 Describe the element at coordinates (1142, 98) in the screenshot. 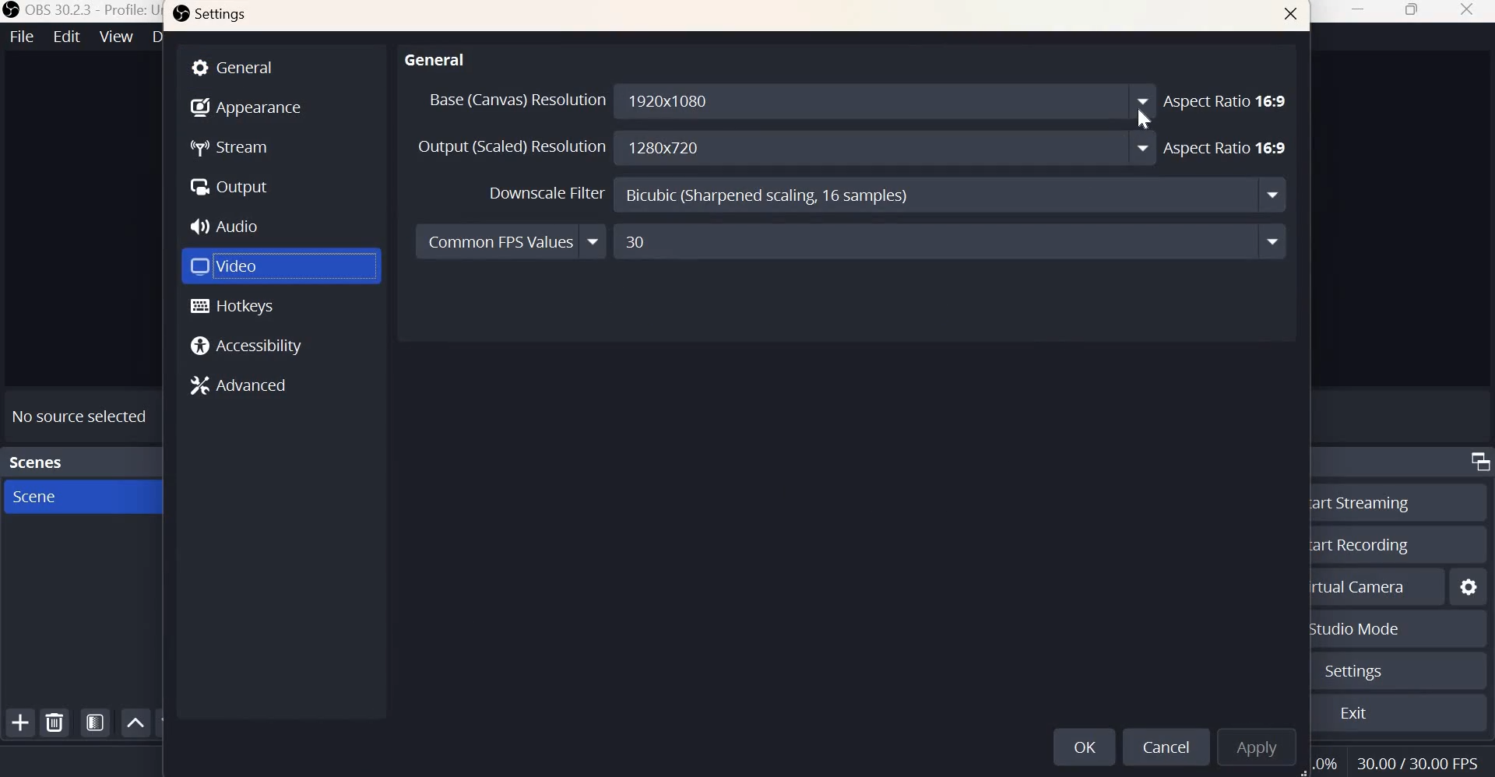

I see `dropdown` at that location.